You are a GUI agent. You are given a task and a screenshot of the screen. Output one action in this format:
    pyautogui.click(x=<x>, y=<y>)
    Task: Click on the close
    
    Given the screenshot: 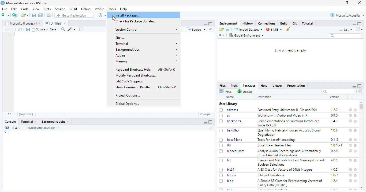 What is the action you would take?
    pyautogui.click(x=355, y=116)
    